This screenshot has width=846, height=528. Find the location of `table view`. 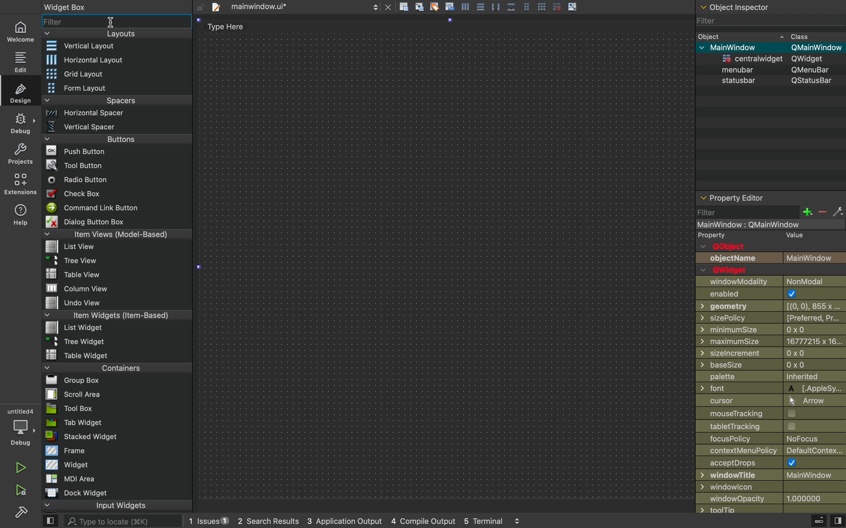

table view is located at coordinates (117, 274).